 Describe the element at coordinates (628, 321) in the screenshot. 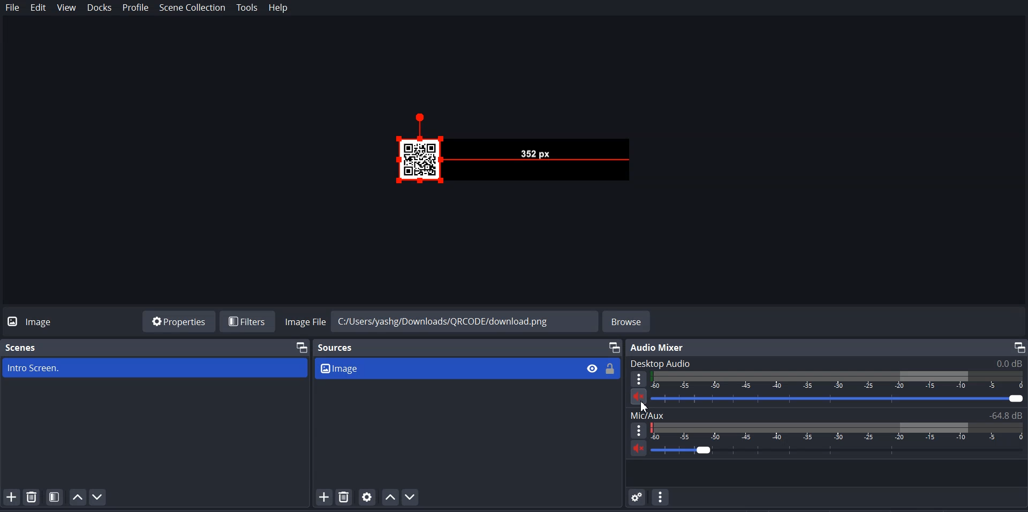

I see `Browse` at that location.